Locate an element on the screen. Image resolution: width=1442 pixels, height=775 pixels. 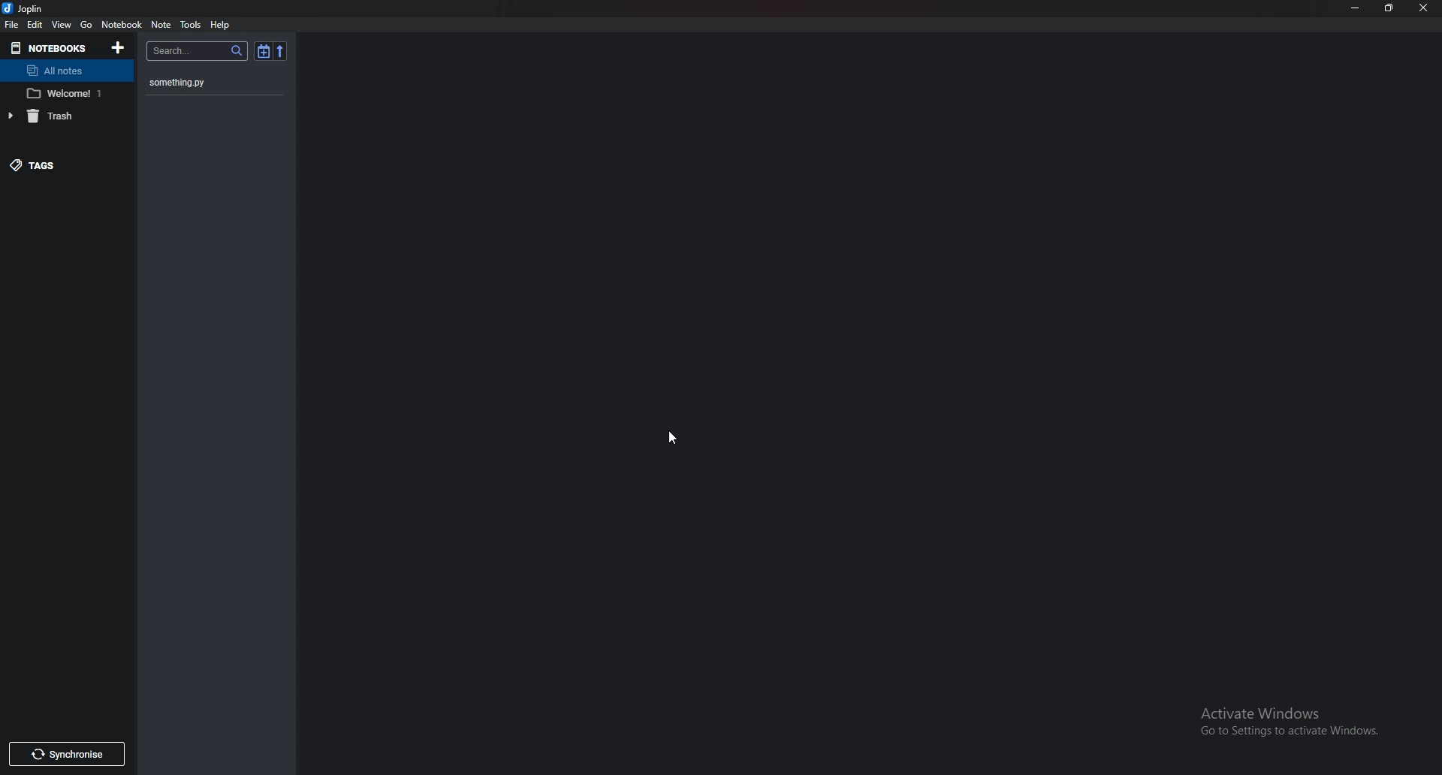
joplin is located at coordinates (24, 8).